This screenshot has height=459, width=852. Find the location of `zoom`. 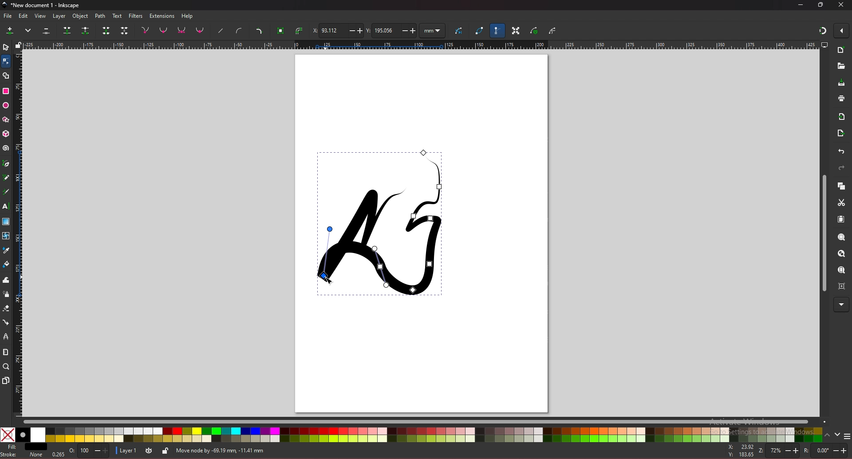

zoom is located at coordinates (6, 367).